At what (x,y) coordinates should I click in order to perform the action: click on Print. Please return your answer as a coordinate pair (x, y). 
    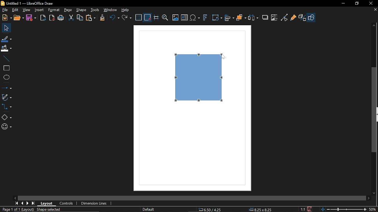
    Looking at the image, I should click on (61, 18).